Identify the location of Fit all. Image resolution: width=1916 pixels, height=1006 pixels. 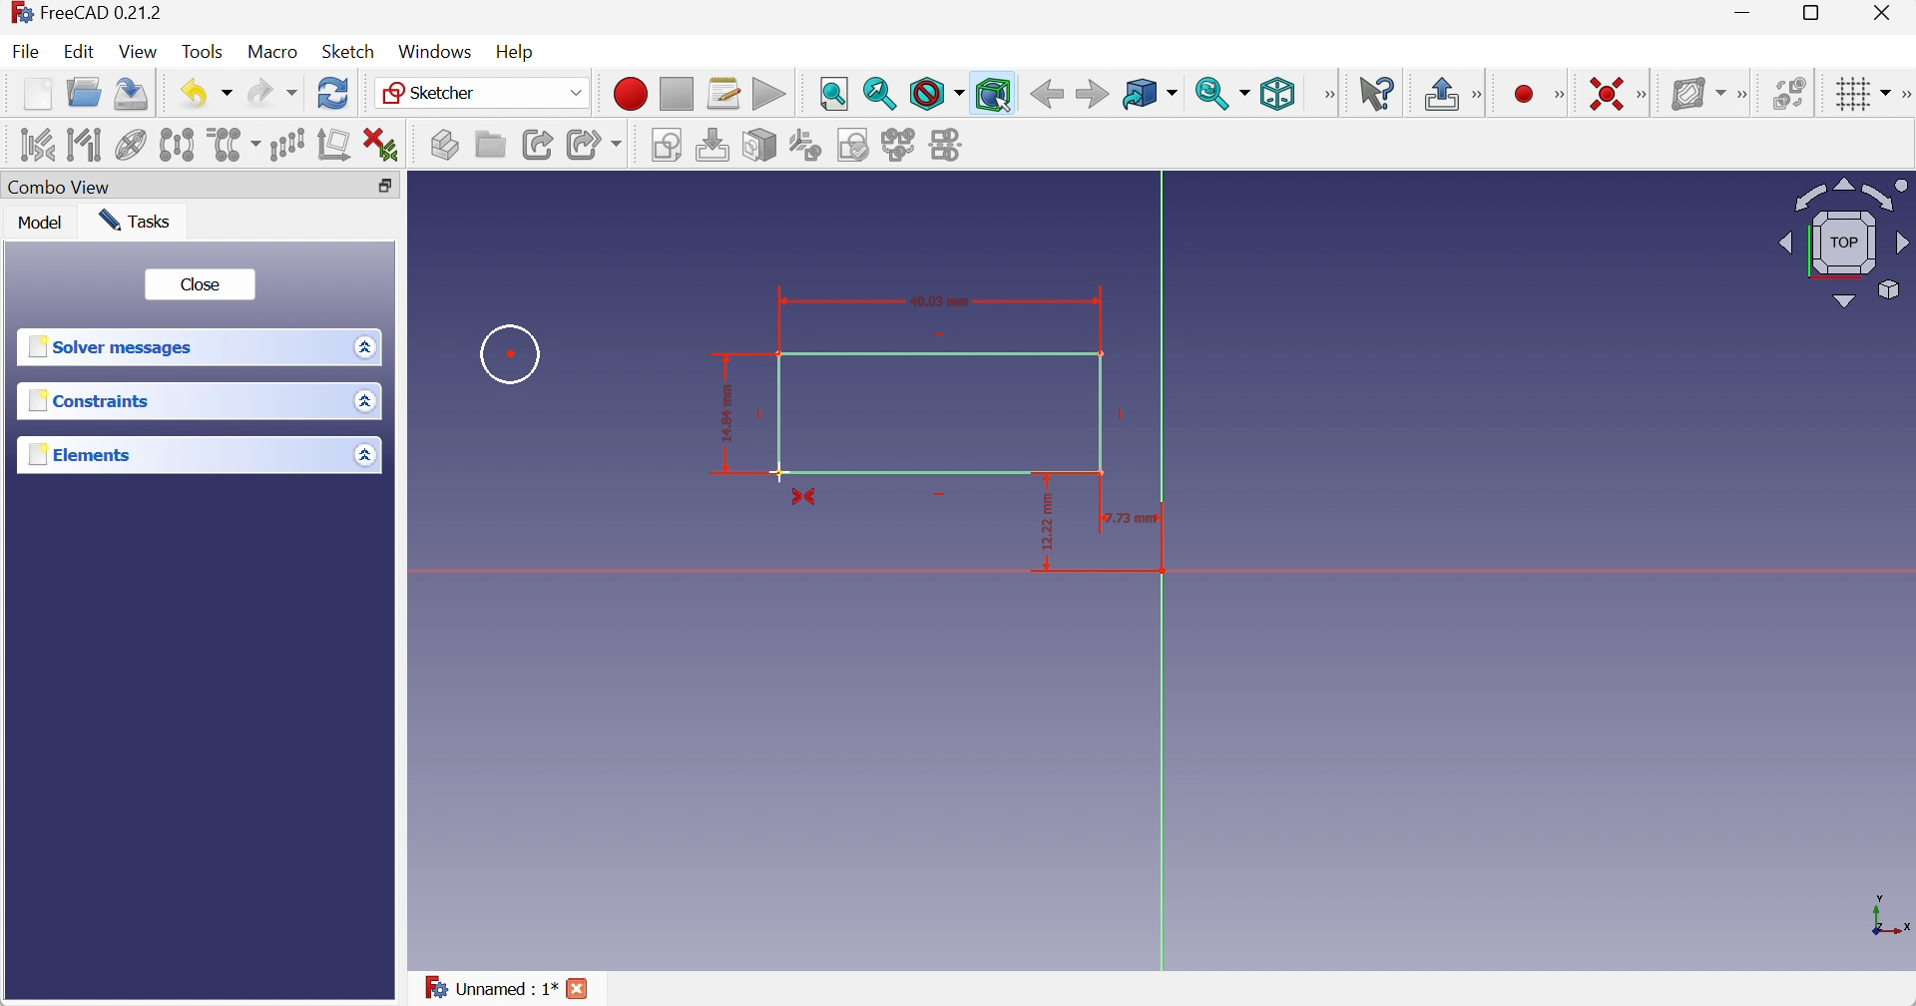
(835, 95).